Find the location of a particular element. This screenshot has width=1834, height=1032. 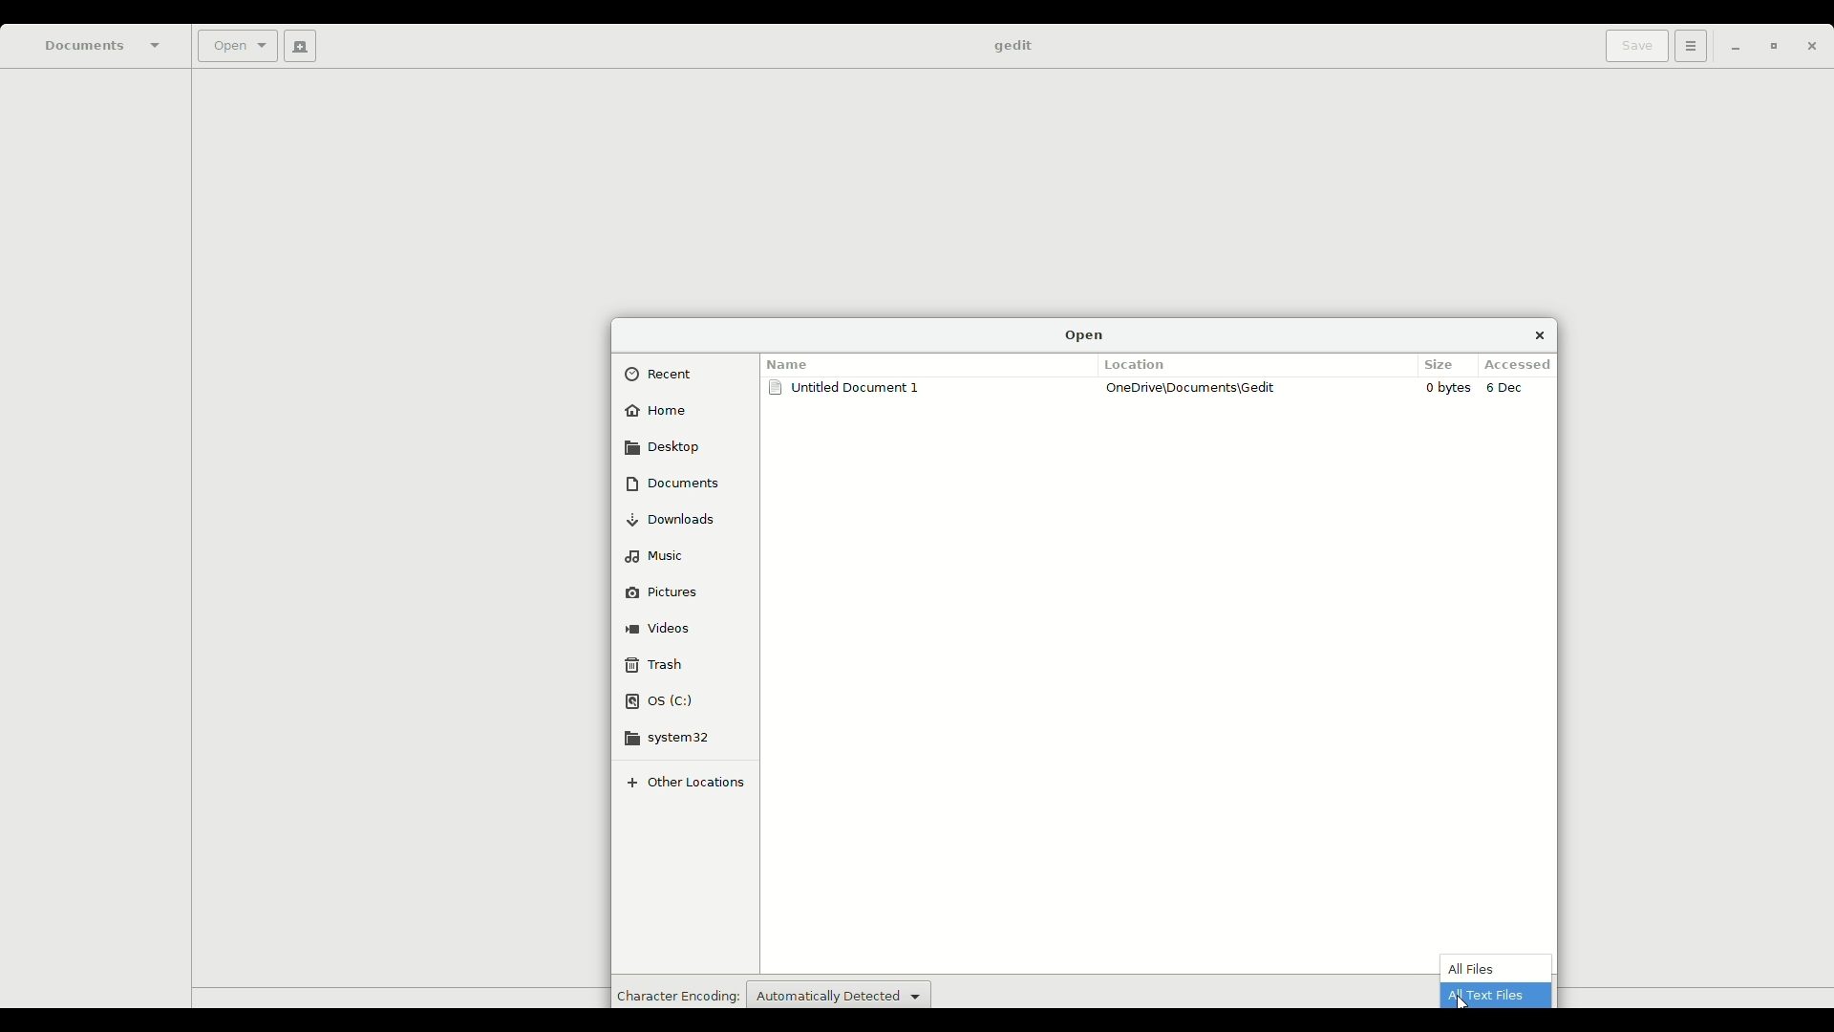

Cursor is located at coordinates (1461, 1002).